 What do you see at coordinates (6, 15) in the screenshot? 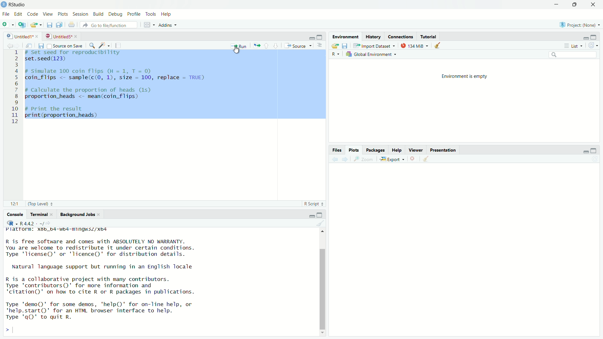
I see `file` at bounding box center [6, 15].